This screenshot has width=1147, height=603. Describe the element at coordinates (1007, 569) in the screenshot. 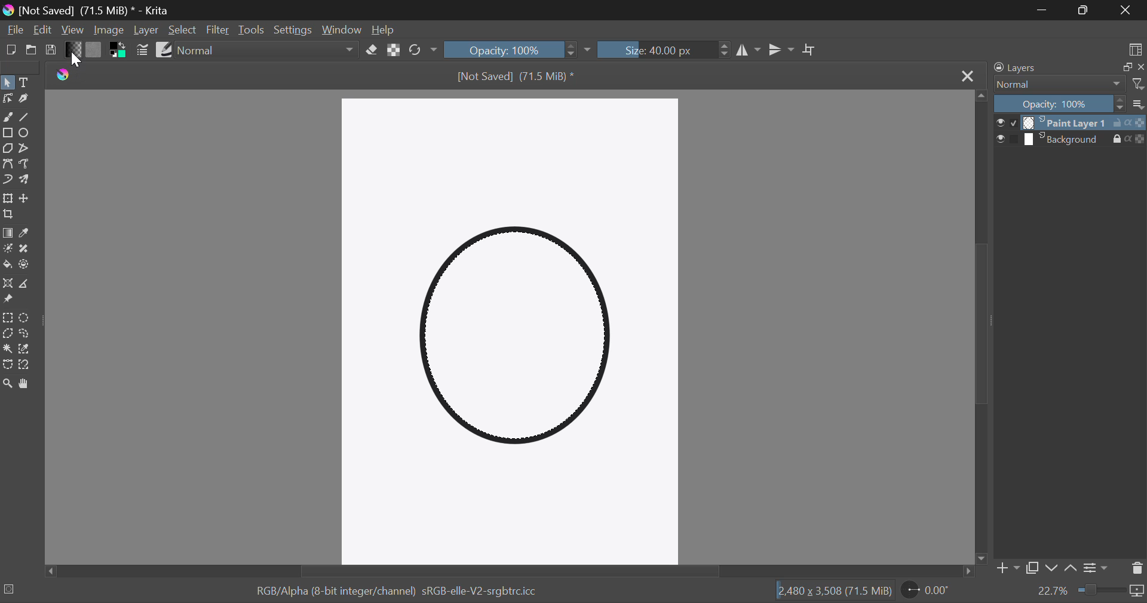

I see `Add Layer` at that location.